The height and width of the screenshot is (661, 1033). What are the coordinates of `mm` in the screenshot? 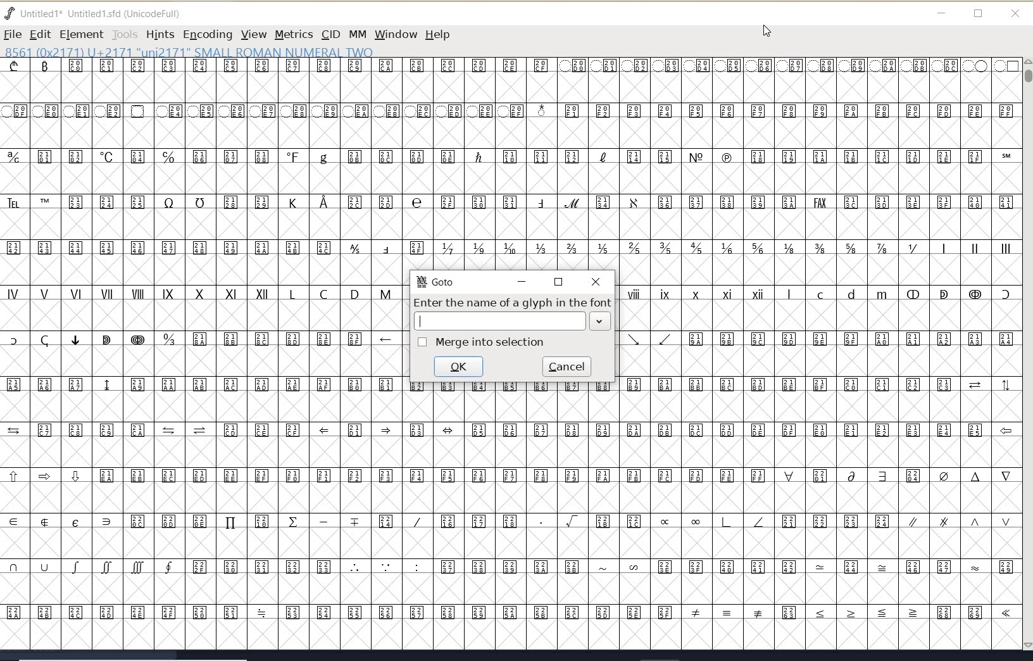 It's located at (356, 32).